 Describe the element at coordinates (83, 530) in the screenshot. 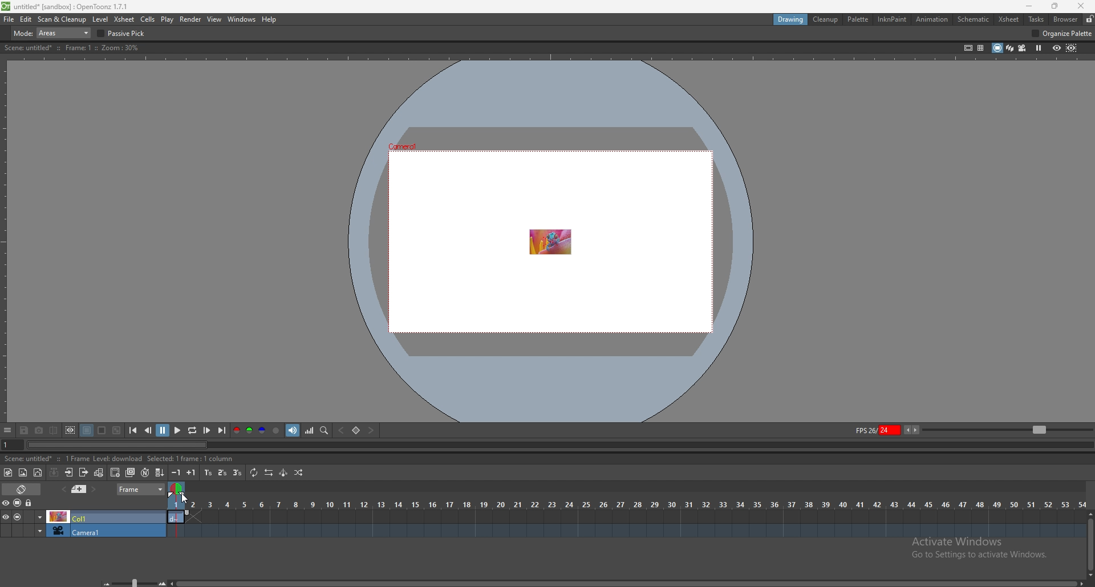

I see `camera` at that location.